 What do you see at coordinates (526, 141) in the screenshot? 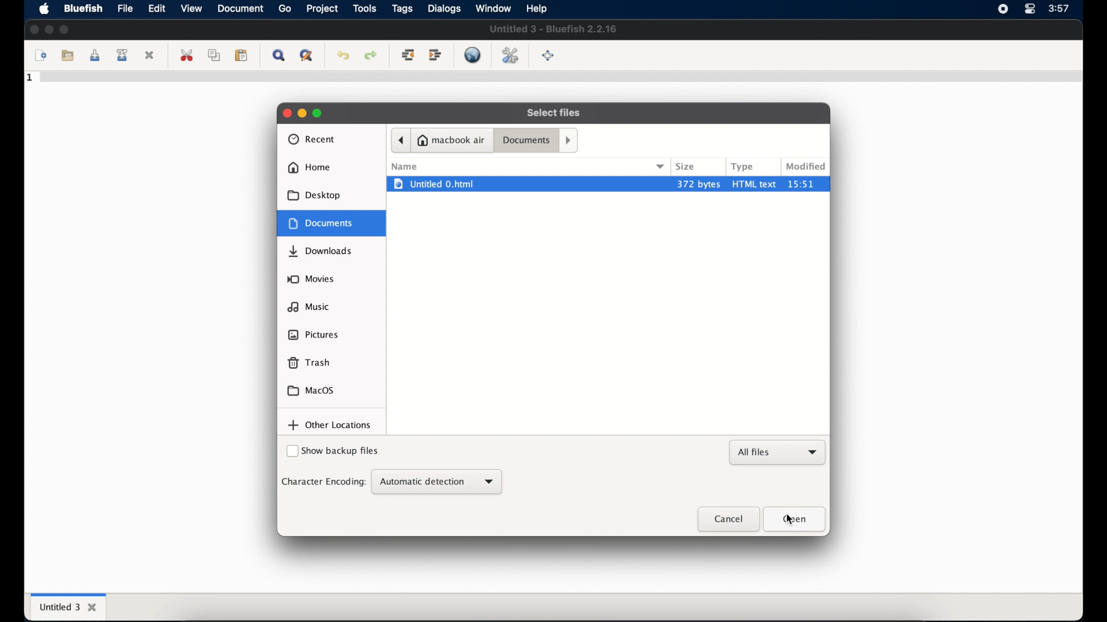
I see `documents` at bounding box center [526, 141].